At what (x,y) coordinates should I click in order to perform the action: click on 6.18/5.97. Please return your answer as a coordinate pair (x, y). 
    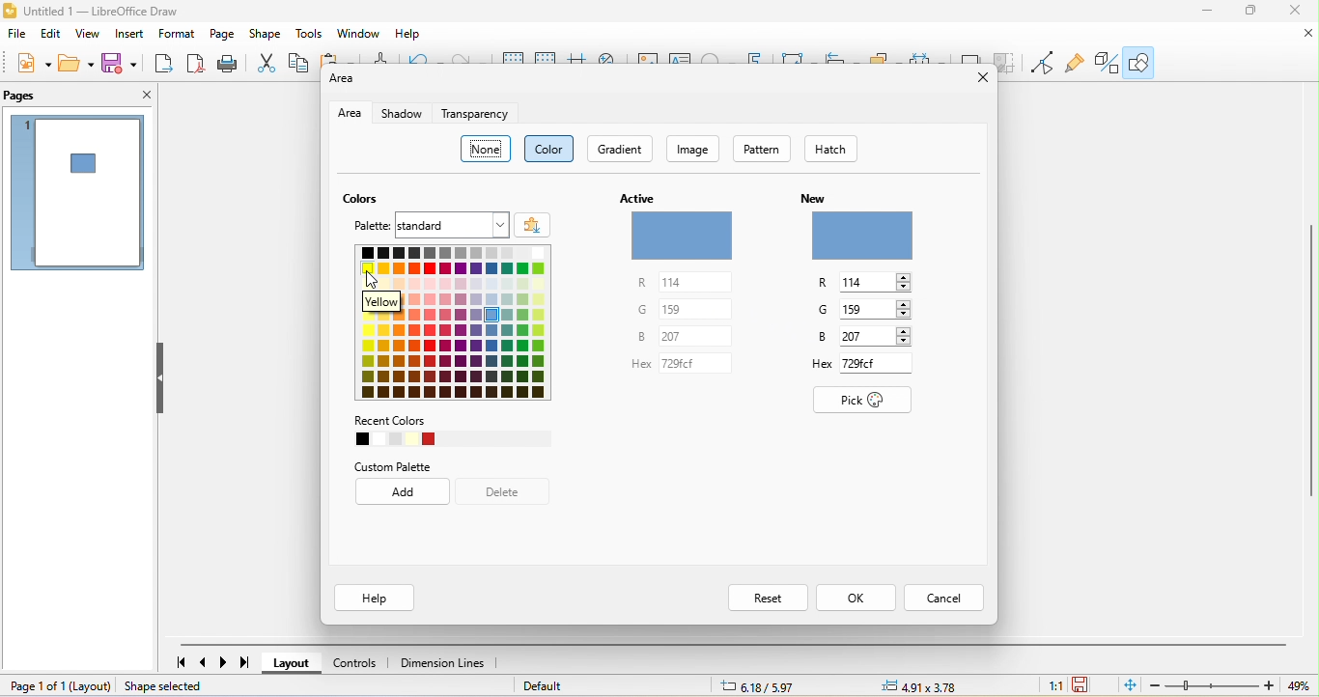
    Looking at the image, I should click on (753, 687).